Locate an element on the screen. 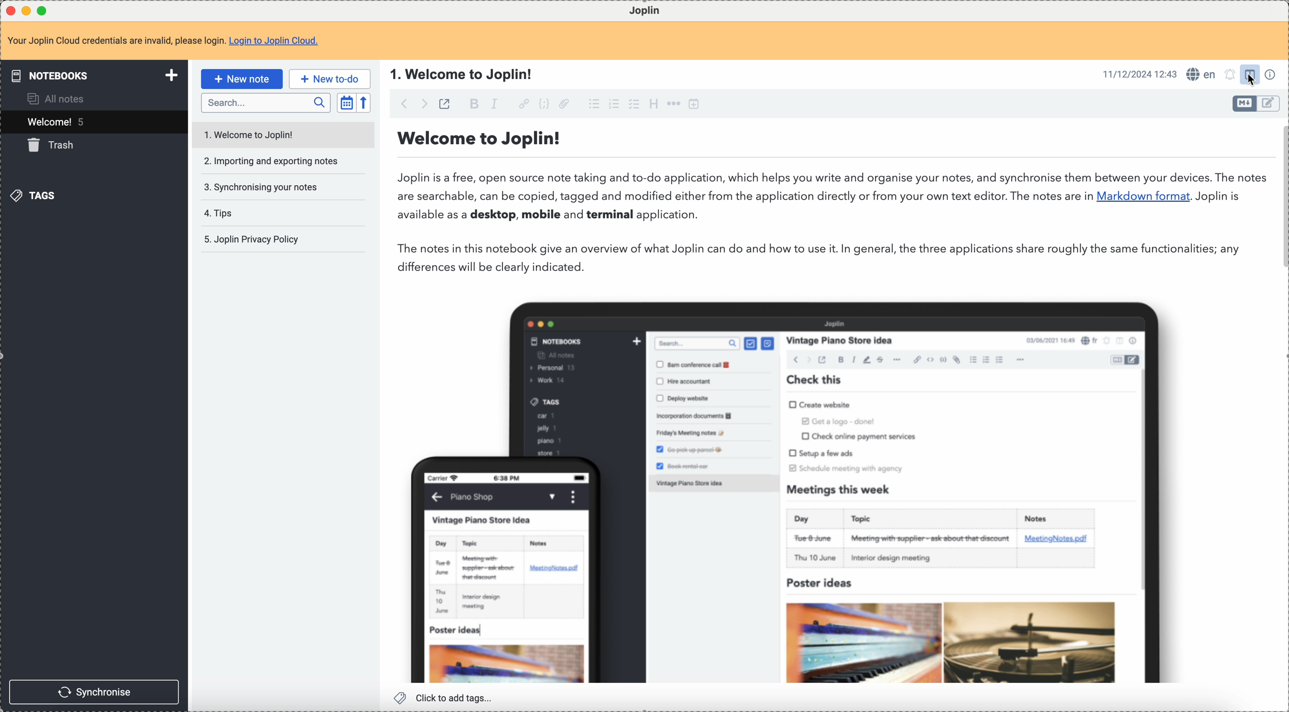 The image size is (1289, 712). toggle external editing is located at coordinates (446, 103).